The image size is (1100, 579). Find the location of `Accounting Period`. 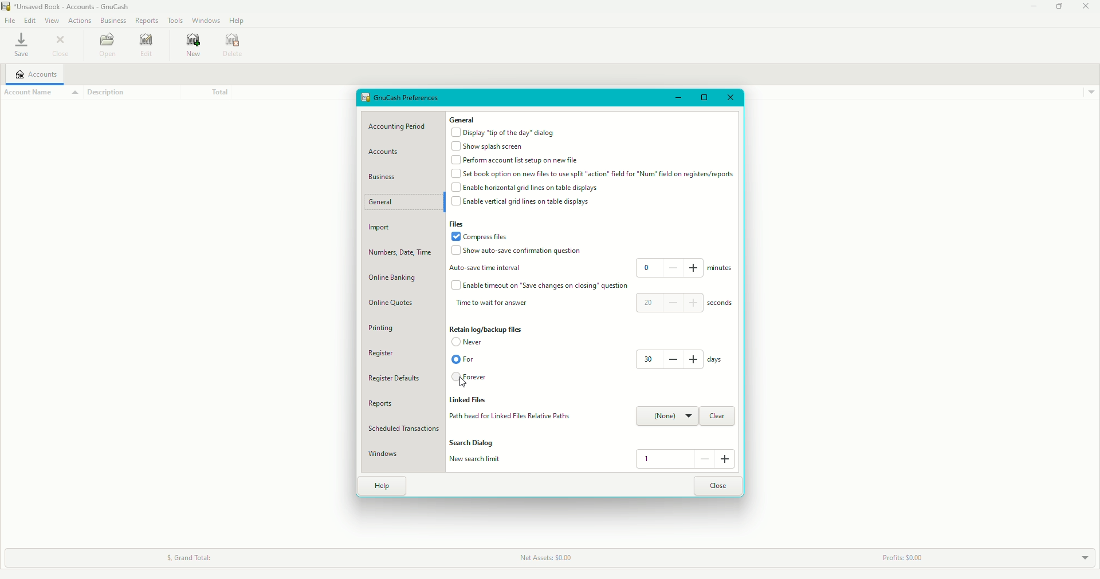

Accounting Period is located at coordinates (400, 127).